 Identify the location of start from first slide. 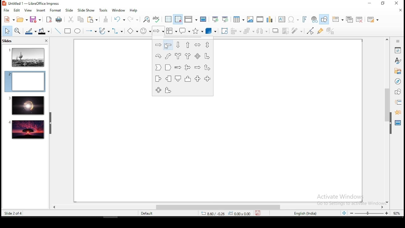
(215, 19).